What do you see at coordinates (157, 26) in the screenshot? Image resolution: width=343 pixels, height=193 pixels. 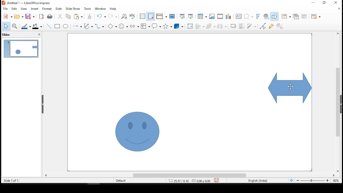 I see `callout shapes` at bounding box center [157, 26].